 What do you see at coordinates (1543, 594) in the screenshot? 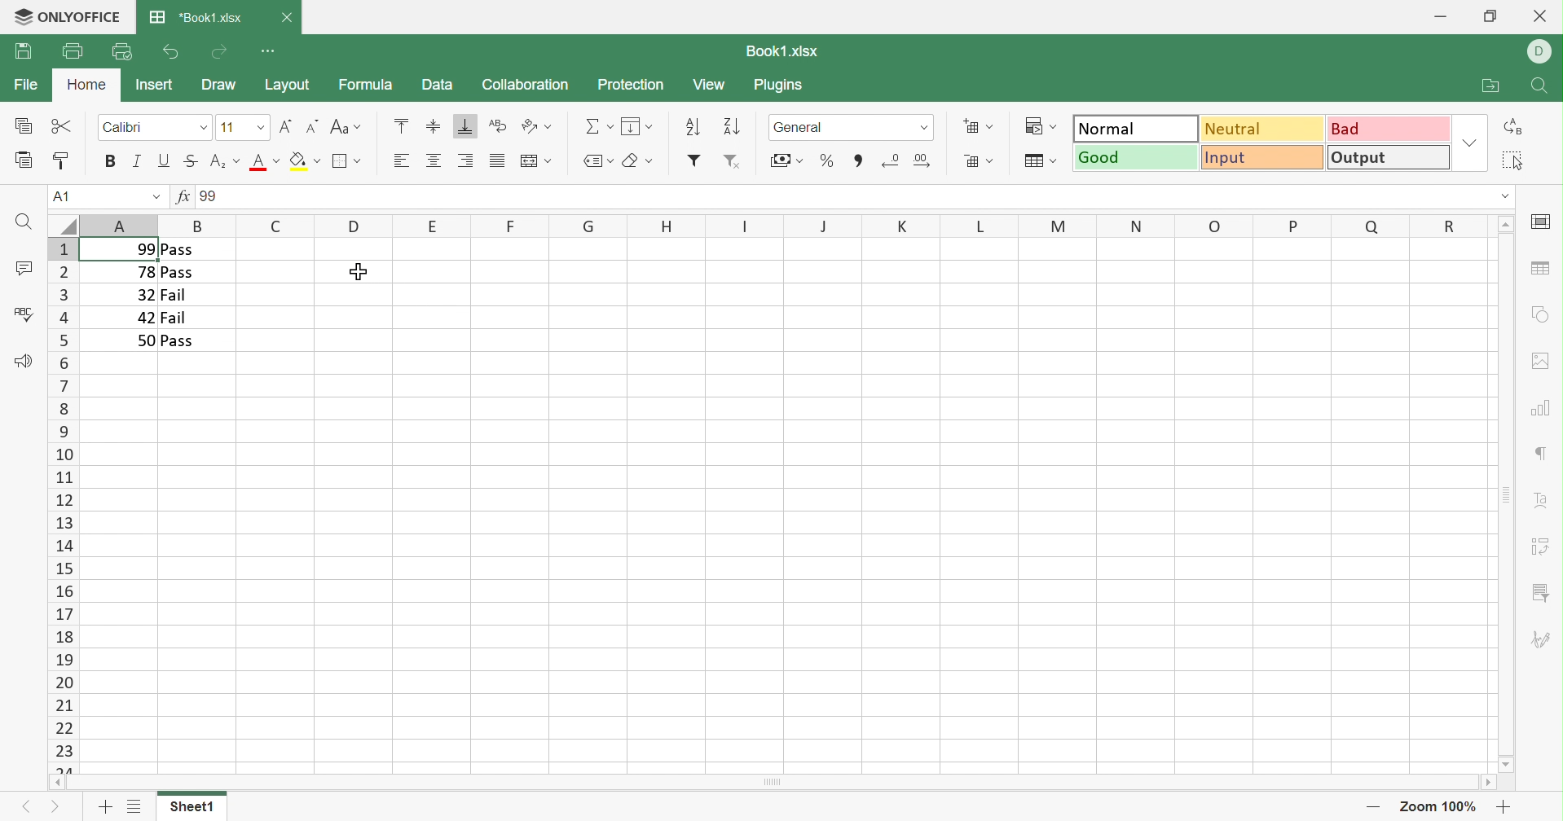
I see `Slicer settings` at bounding box center [1543, 594].